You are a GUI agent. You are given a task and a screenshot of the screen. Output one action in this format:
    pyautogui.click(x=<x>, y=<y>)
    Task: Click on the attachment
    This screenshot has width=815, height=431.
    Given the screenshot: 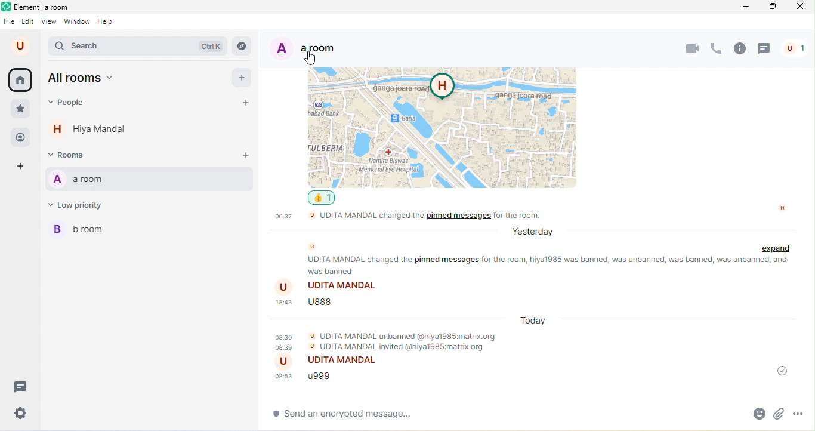 What is the action you would take?
    pyautogui.click(x=779, y=415)
    